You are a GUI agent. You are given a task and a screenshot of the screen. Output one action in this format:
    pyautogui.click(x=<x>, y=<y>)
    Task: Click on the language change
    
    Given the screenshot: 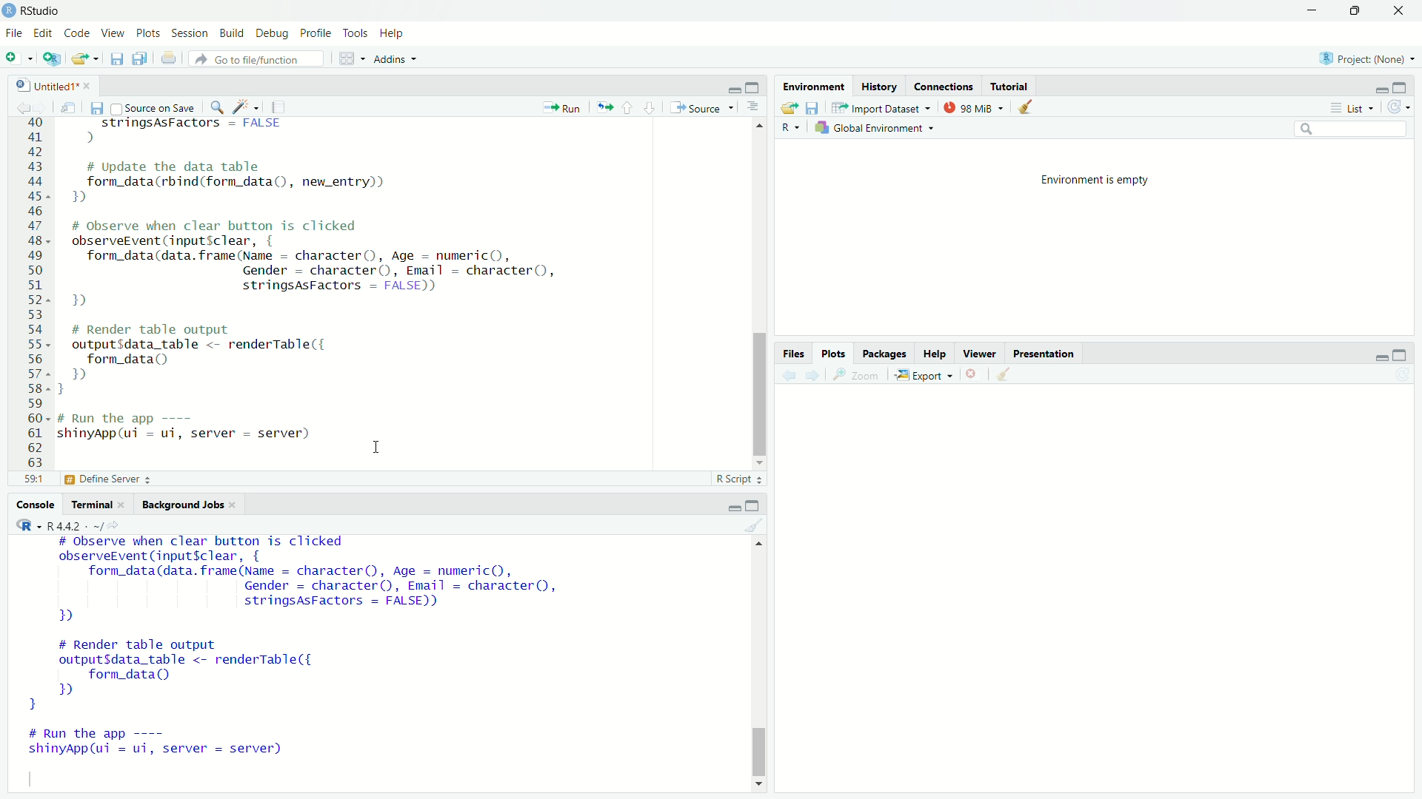 What is the action you would take?
    pyautogui.click(x=22, y=525)
    